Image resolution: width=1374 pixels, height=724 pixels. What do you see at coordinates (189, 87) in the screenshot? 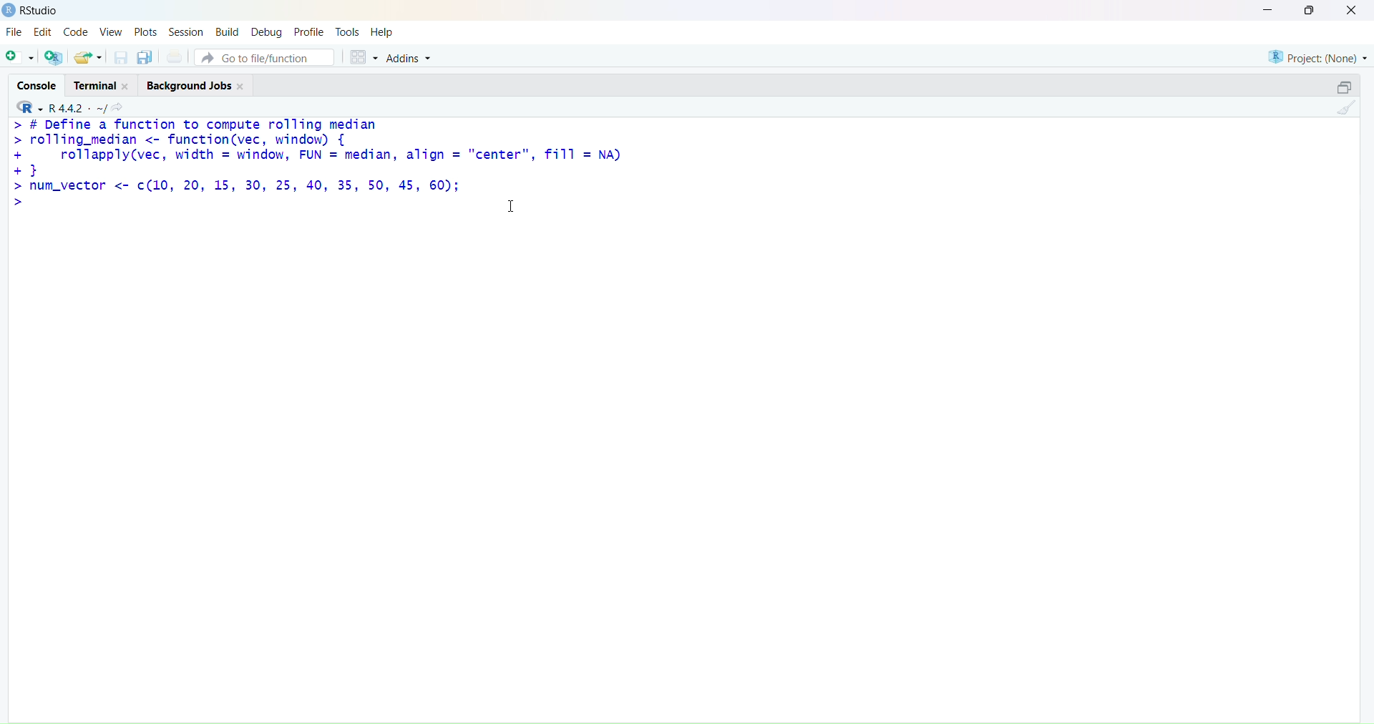
I see `background jobs` at bounding box center [189, 87].